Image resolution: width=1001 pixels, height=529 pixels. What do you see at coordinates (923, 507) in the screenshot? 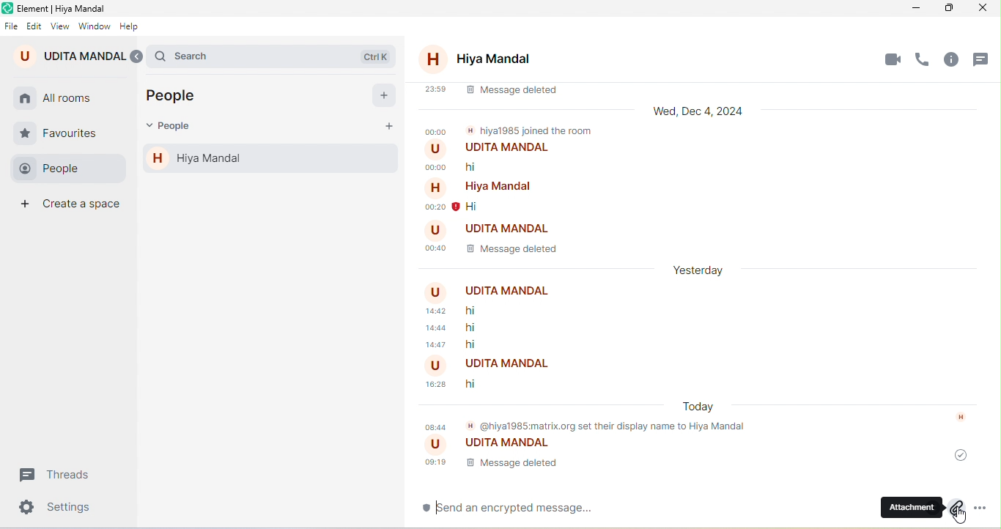
I see `attachment` at bounding box center [923, 507].